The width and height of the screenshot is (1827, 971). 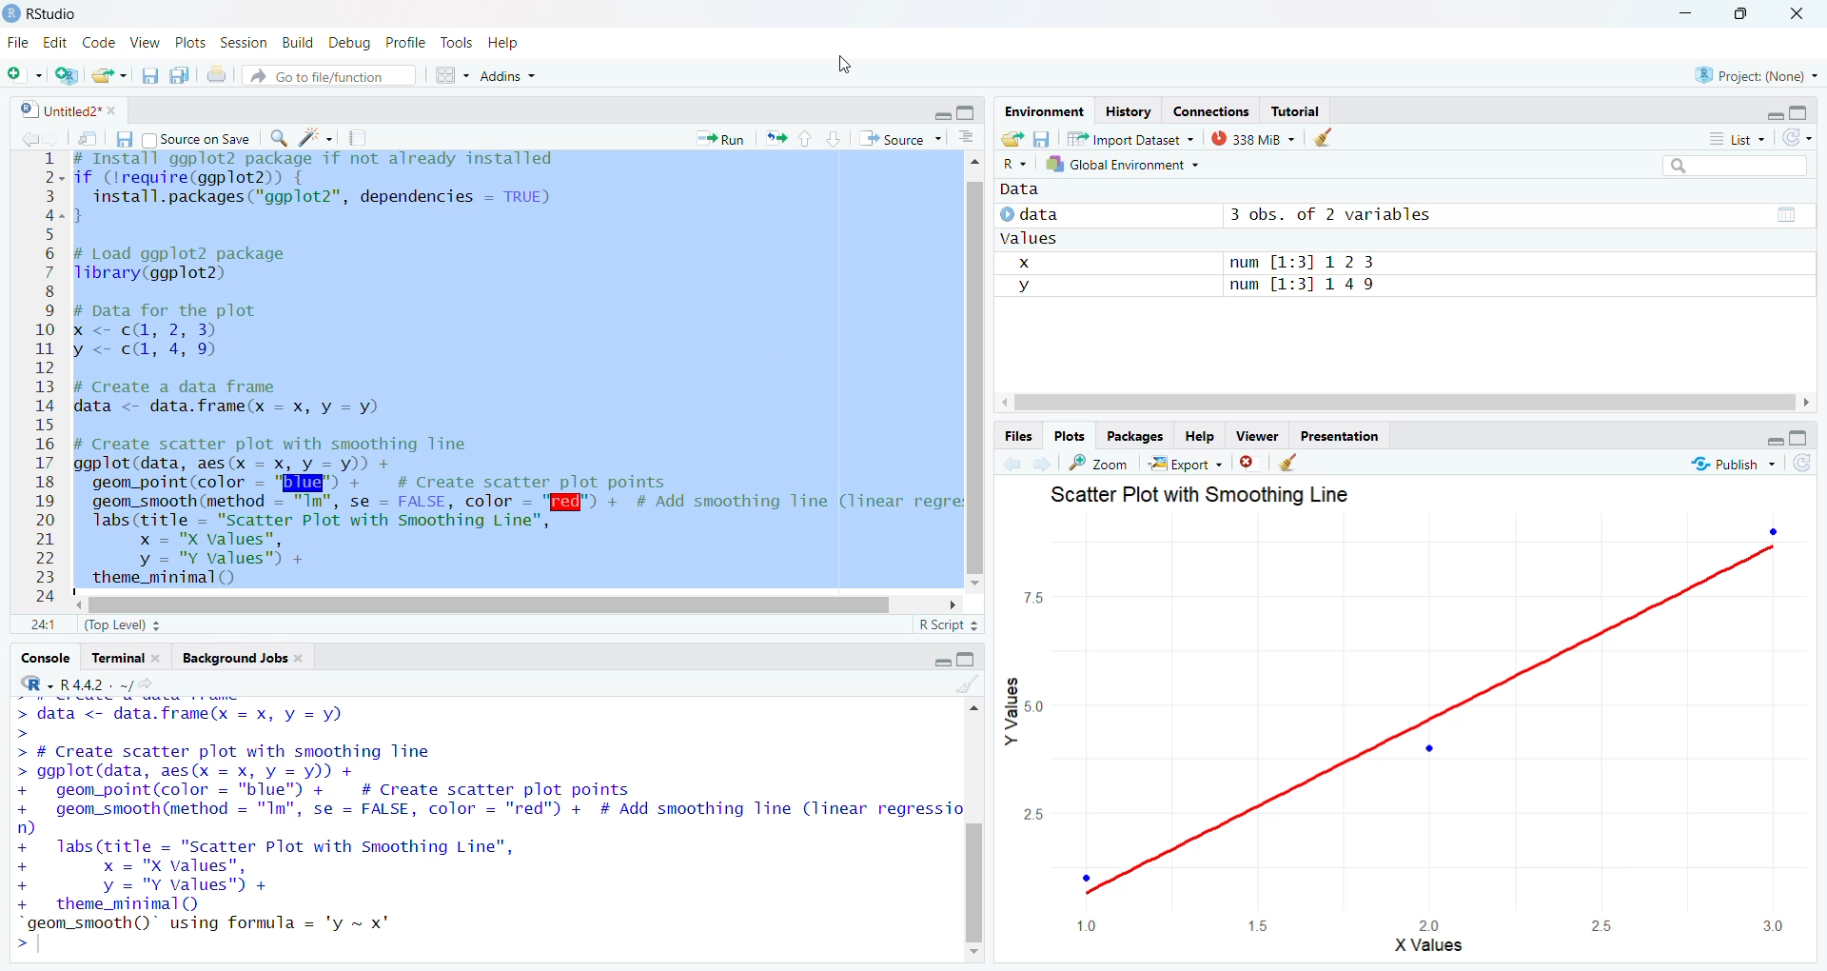 I want to click on y, so click(x=1031, y=287).